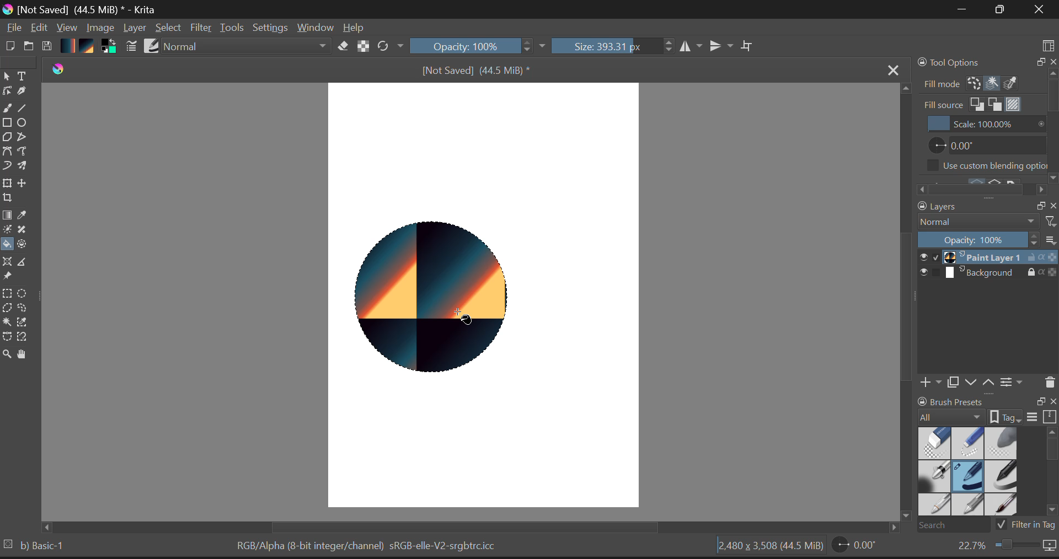 The image size is (1059, 559). Describe the element at coordinates (246, 47) in the screenshot. I see `Blending Mode` at that location.